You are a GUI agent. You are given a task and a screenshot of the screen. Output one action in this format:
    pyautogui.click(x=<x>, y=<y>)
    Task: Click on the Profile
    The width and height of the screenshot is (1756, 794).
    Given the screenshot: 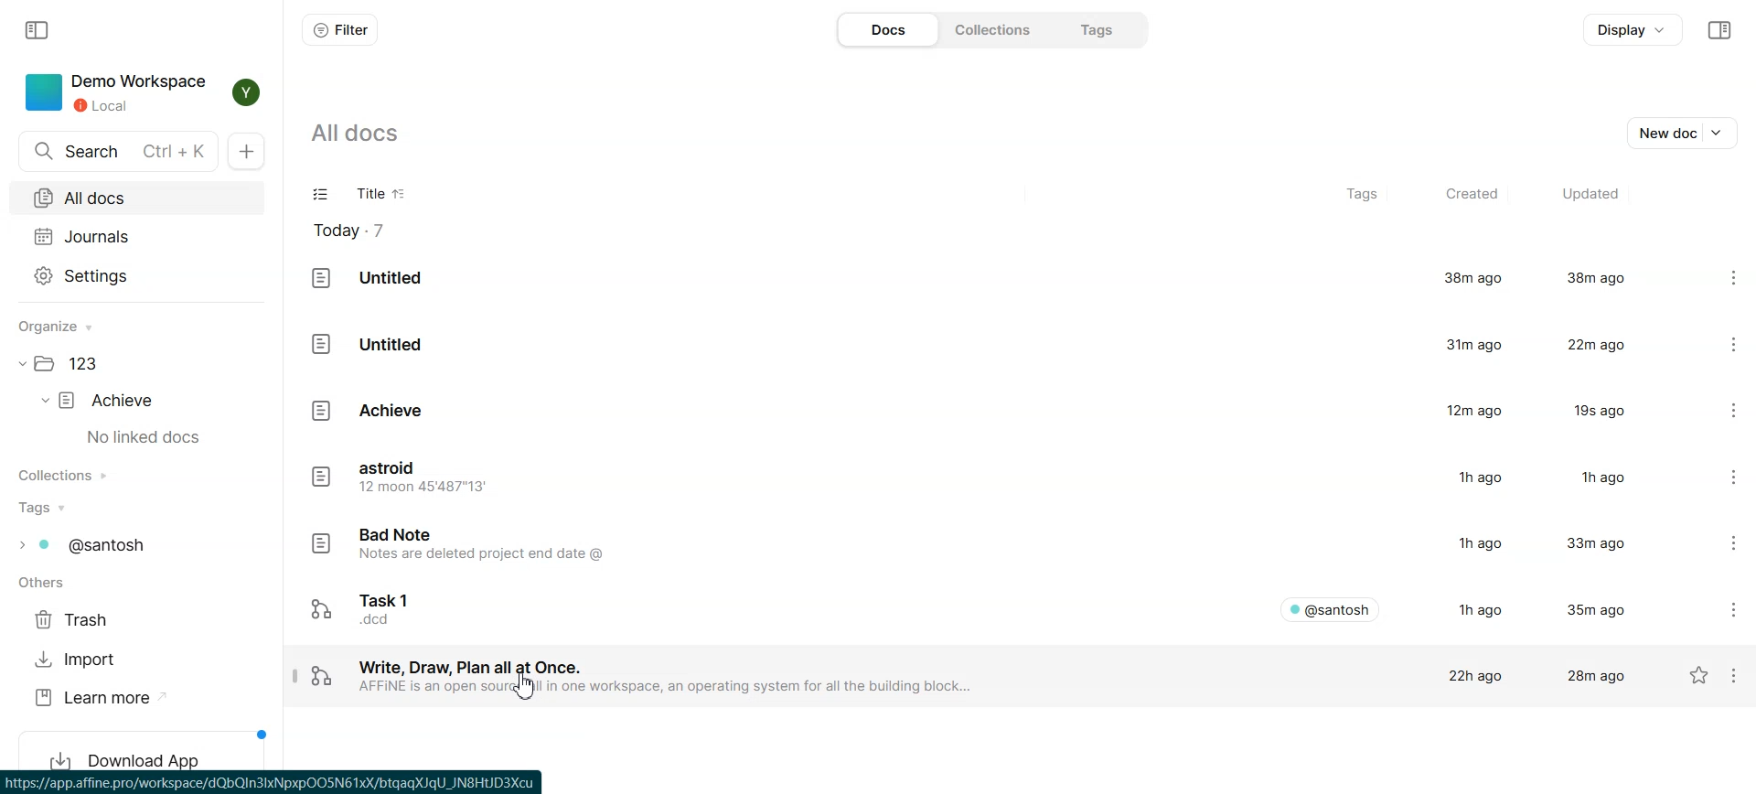 What is the action you would take?
    pyautogui.click(x=241, y=92)
    